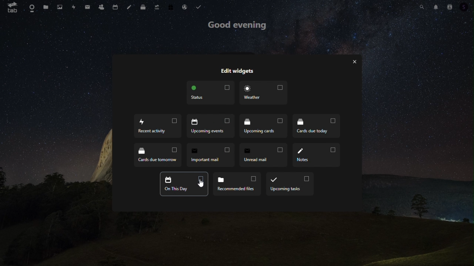  Describe the element at coordinates (171, 7) in the screenshot. I see `free trial` at that location.